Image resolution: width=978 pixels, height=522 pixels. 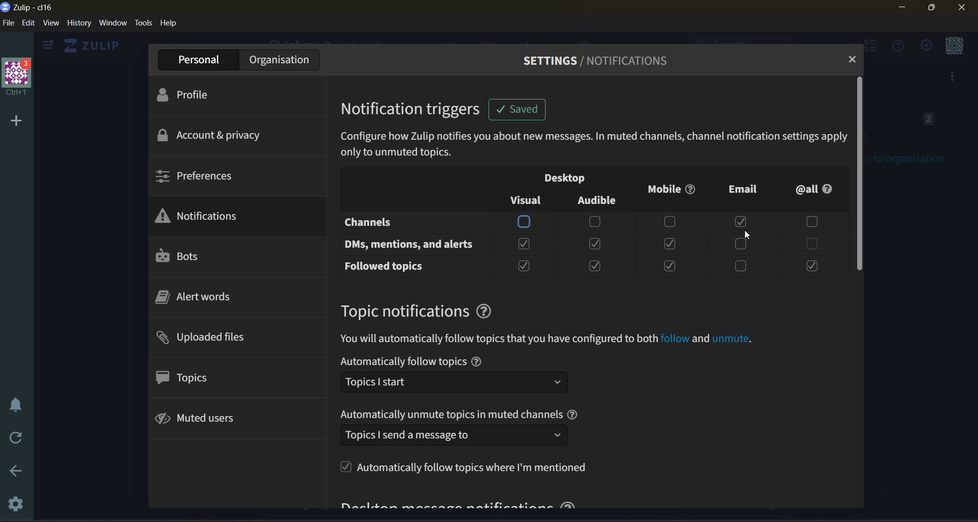 What do you see at coordinates (815, 188) in the screenshot?
I see `all` at bounding box center [815, 188].